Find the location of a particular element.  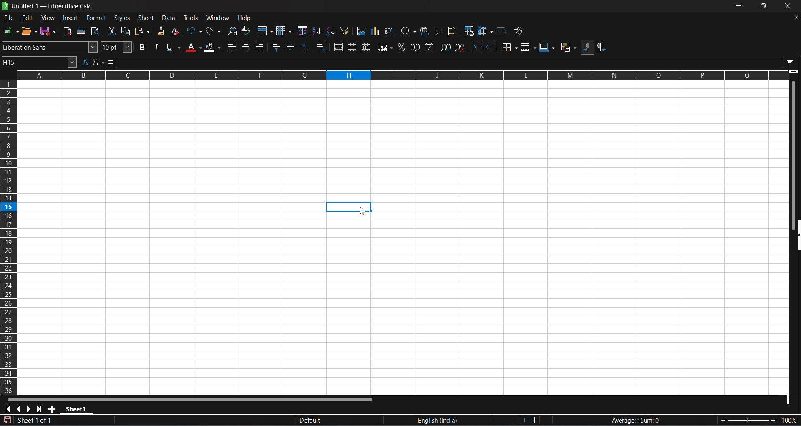

view is located at coordinates (47, 18).